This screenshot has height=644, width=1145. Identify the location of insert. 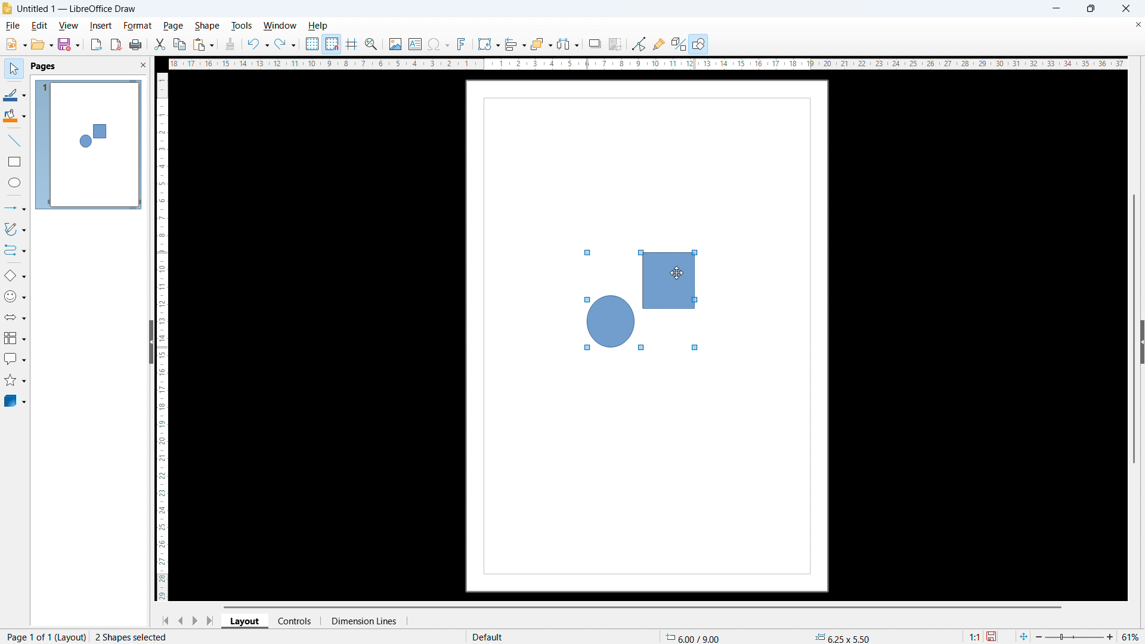
(101, 26).